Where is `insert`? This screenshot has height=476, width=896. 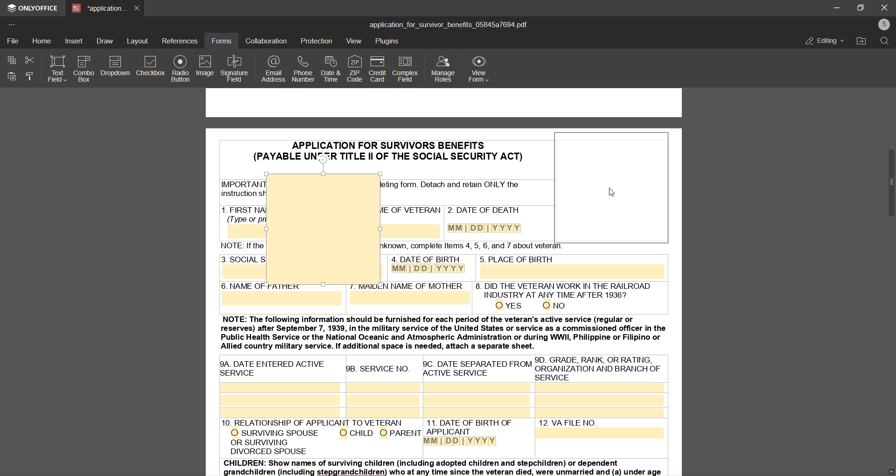
insert is located at coordinates (75, 42).